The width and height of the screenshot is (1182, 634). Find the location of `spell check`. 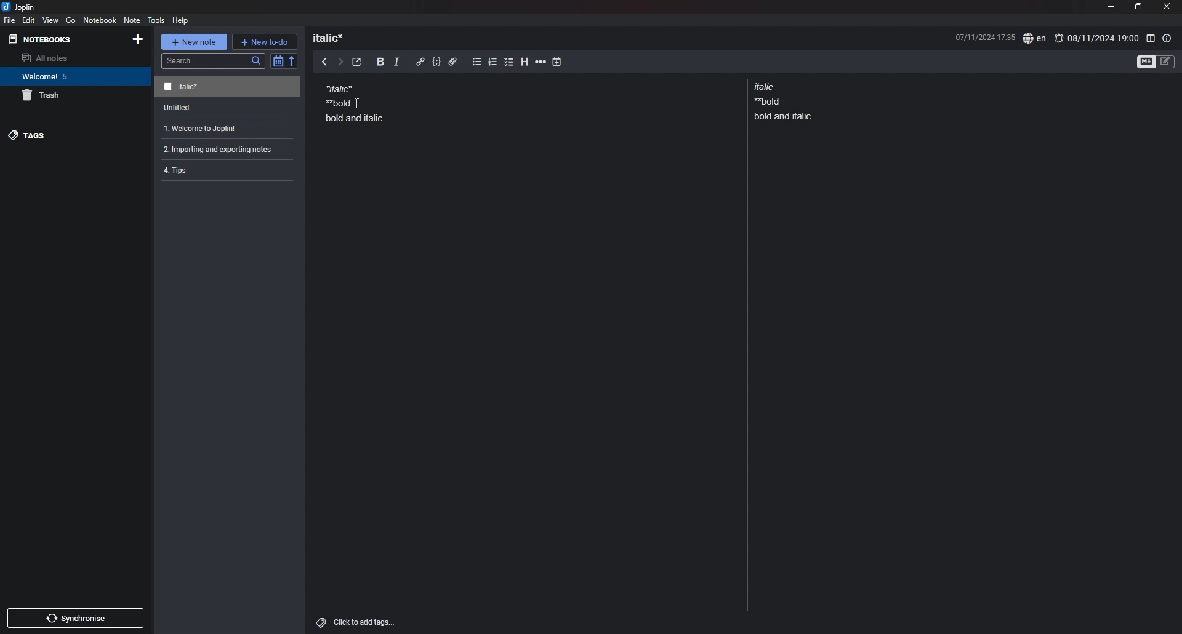

spell check is located at coordinates (1034, 39).